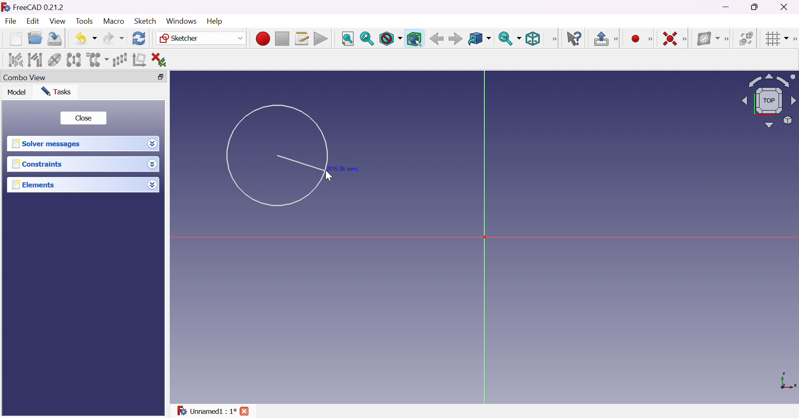 The width and height of the screenshot is (799, 418). I want to click on Go to linked object, so click(479, 39).